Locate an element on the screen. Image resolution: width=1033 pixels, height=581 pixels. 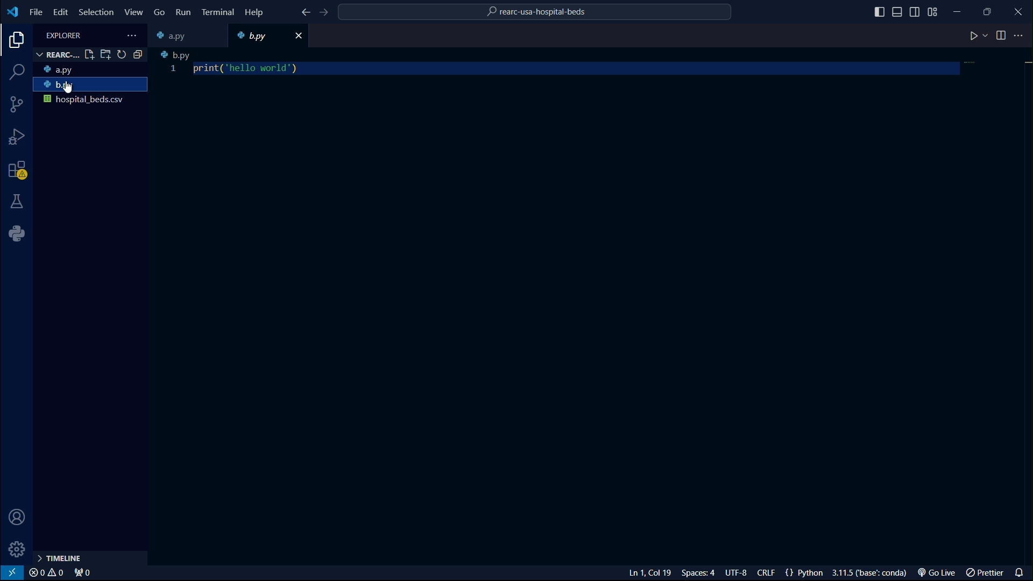
extensions is located at coordinates (17, 171).